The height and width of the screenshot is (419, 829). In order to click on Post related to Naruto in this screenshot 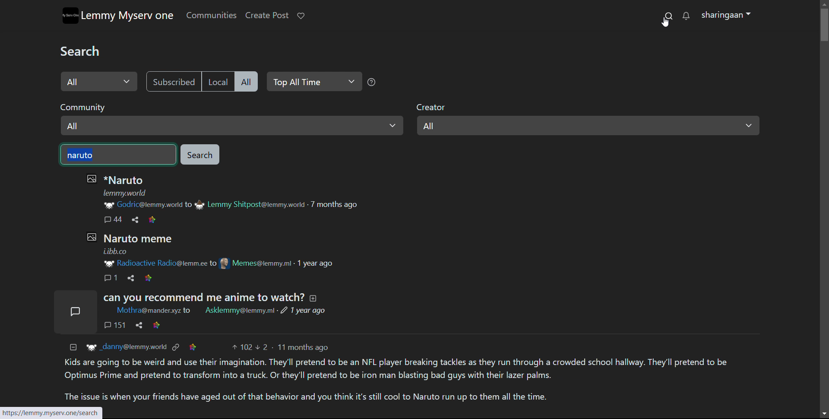, I will do `click(220, 255)`.